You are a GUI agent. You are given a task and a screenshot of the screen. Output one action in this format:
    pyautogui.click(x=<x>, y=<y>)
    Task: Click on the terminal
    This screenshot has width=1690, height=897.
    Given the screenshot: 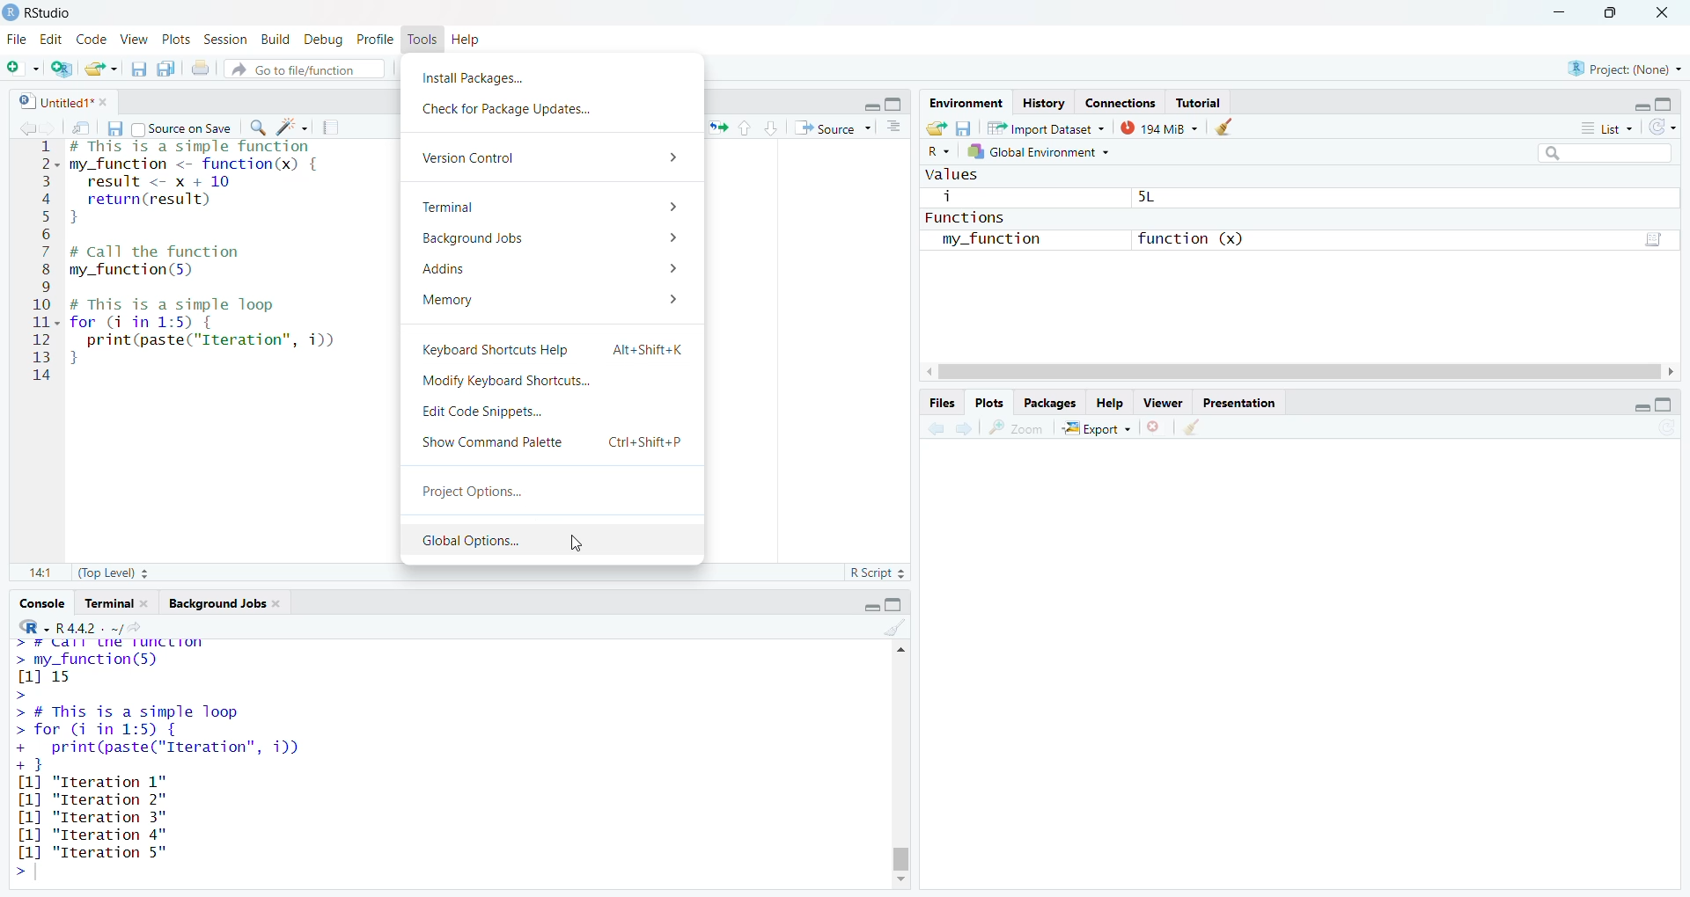 What is the action you would take?
    pyautogui.click(x=107, y=603)
    